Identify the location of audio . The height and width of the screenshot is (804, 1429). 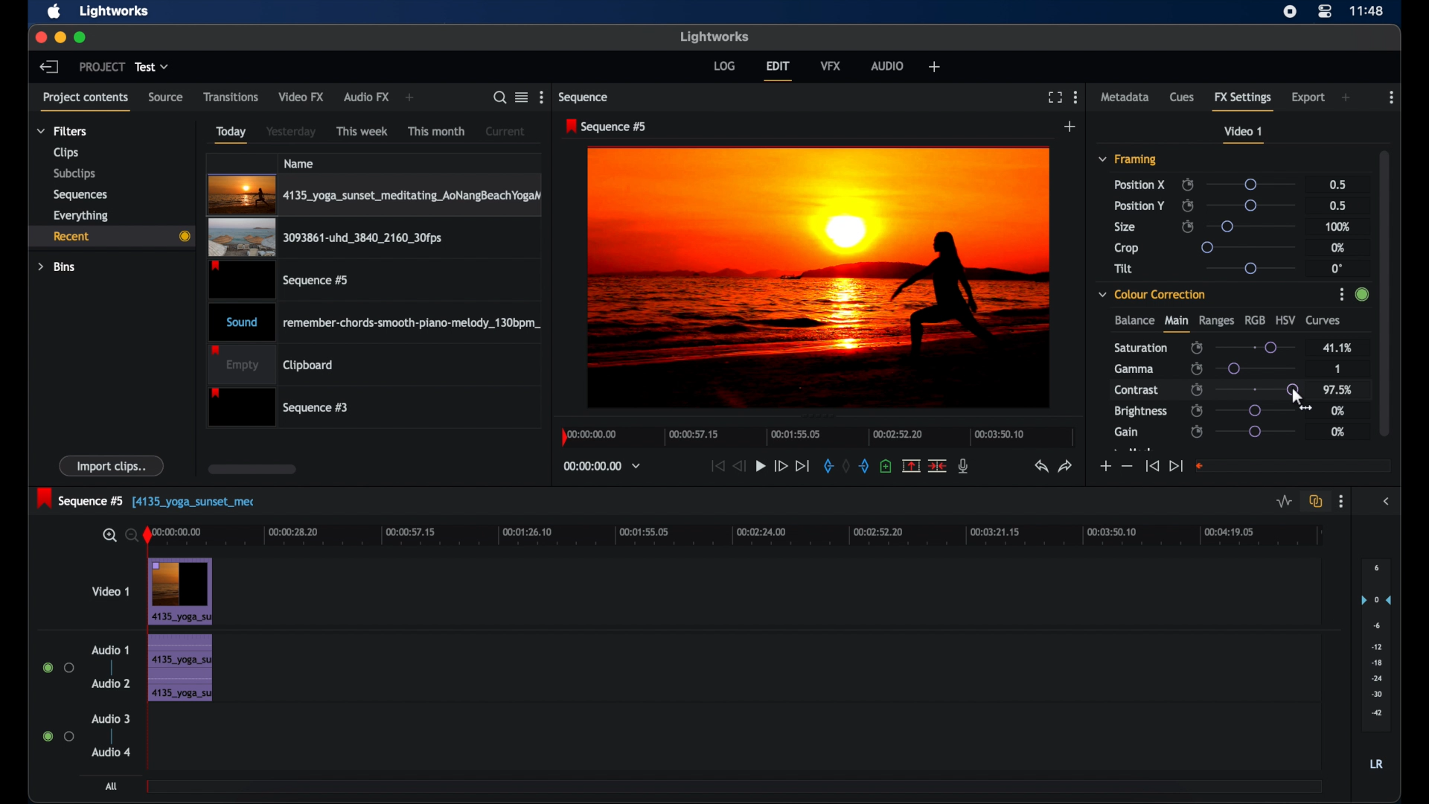
(179, 668).